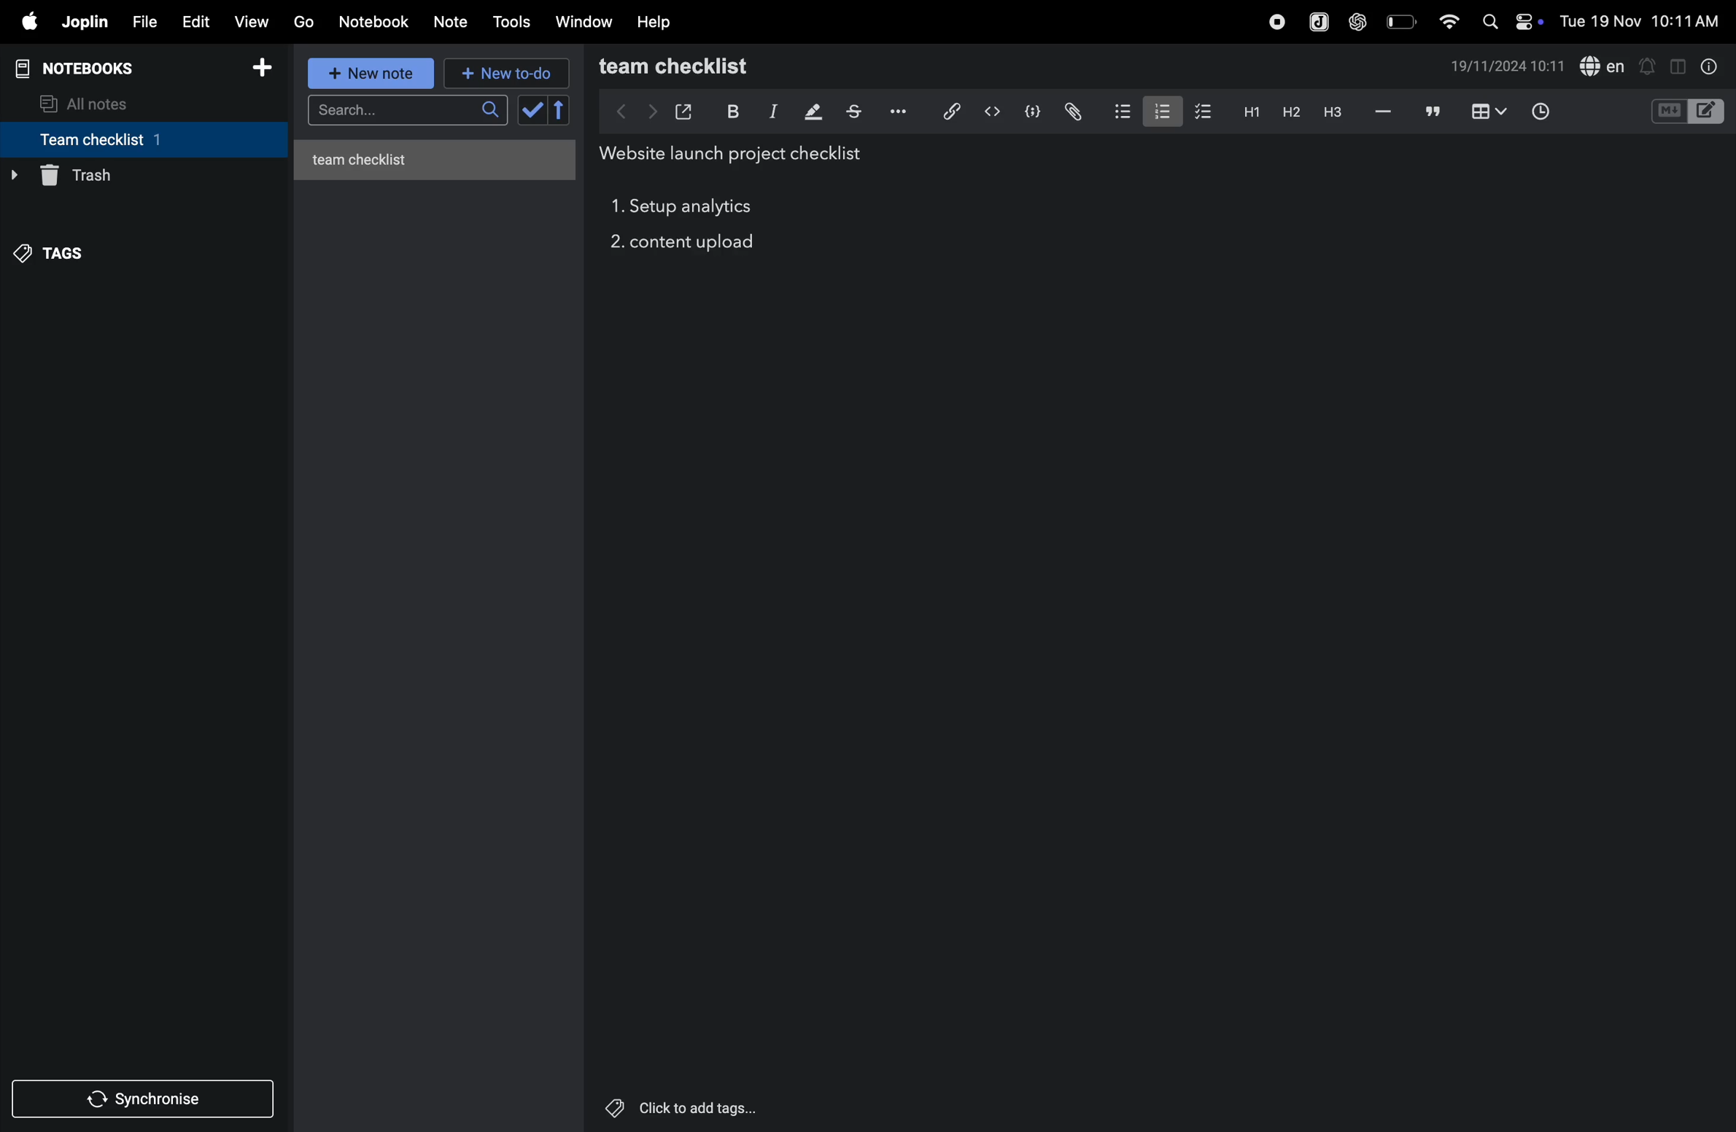 The width and height of the screenshot is (1736, 1132). I want to click on backward, so click(613, 111).